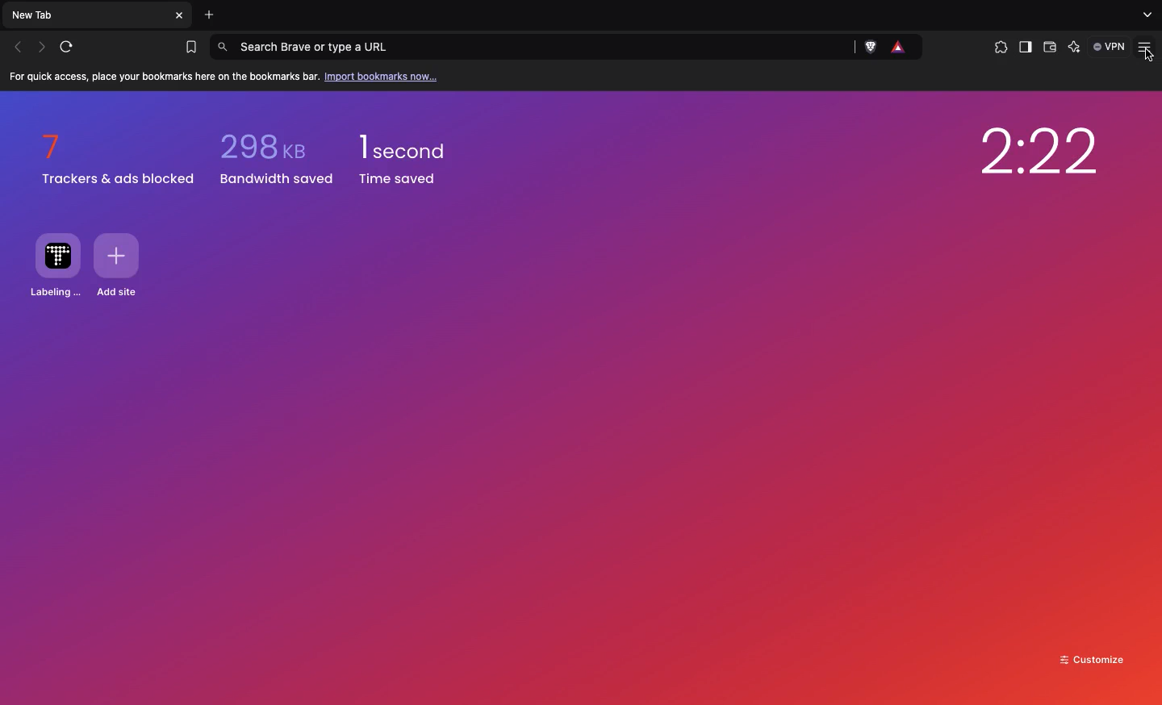 This screenshot has width=1162, height=705. I want to click on Customize and control brave, so click(1147, 48).